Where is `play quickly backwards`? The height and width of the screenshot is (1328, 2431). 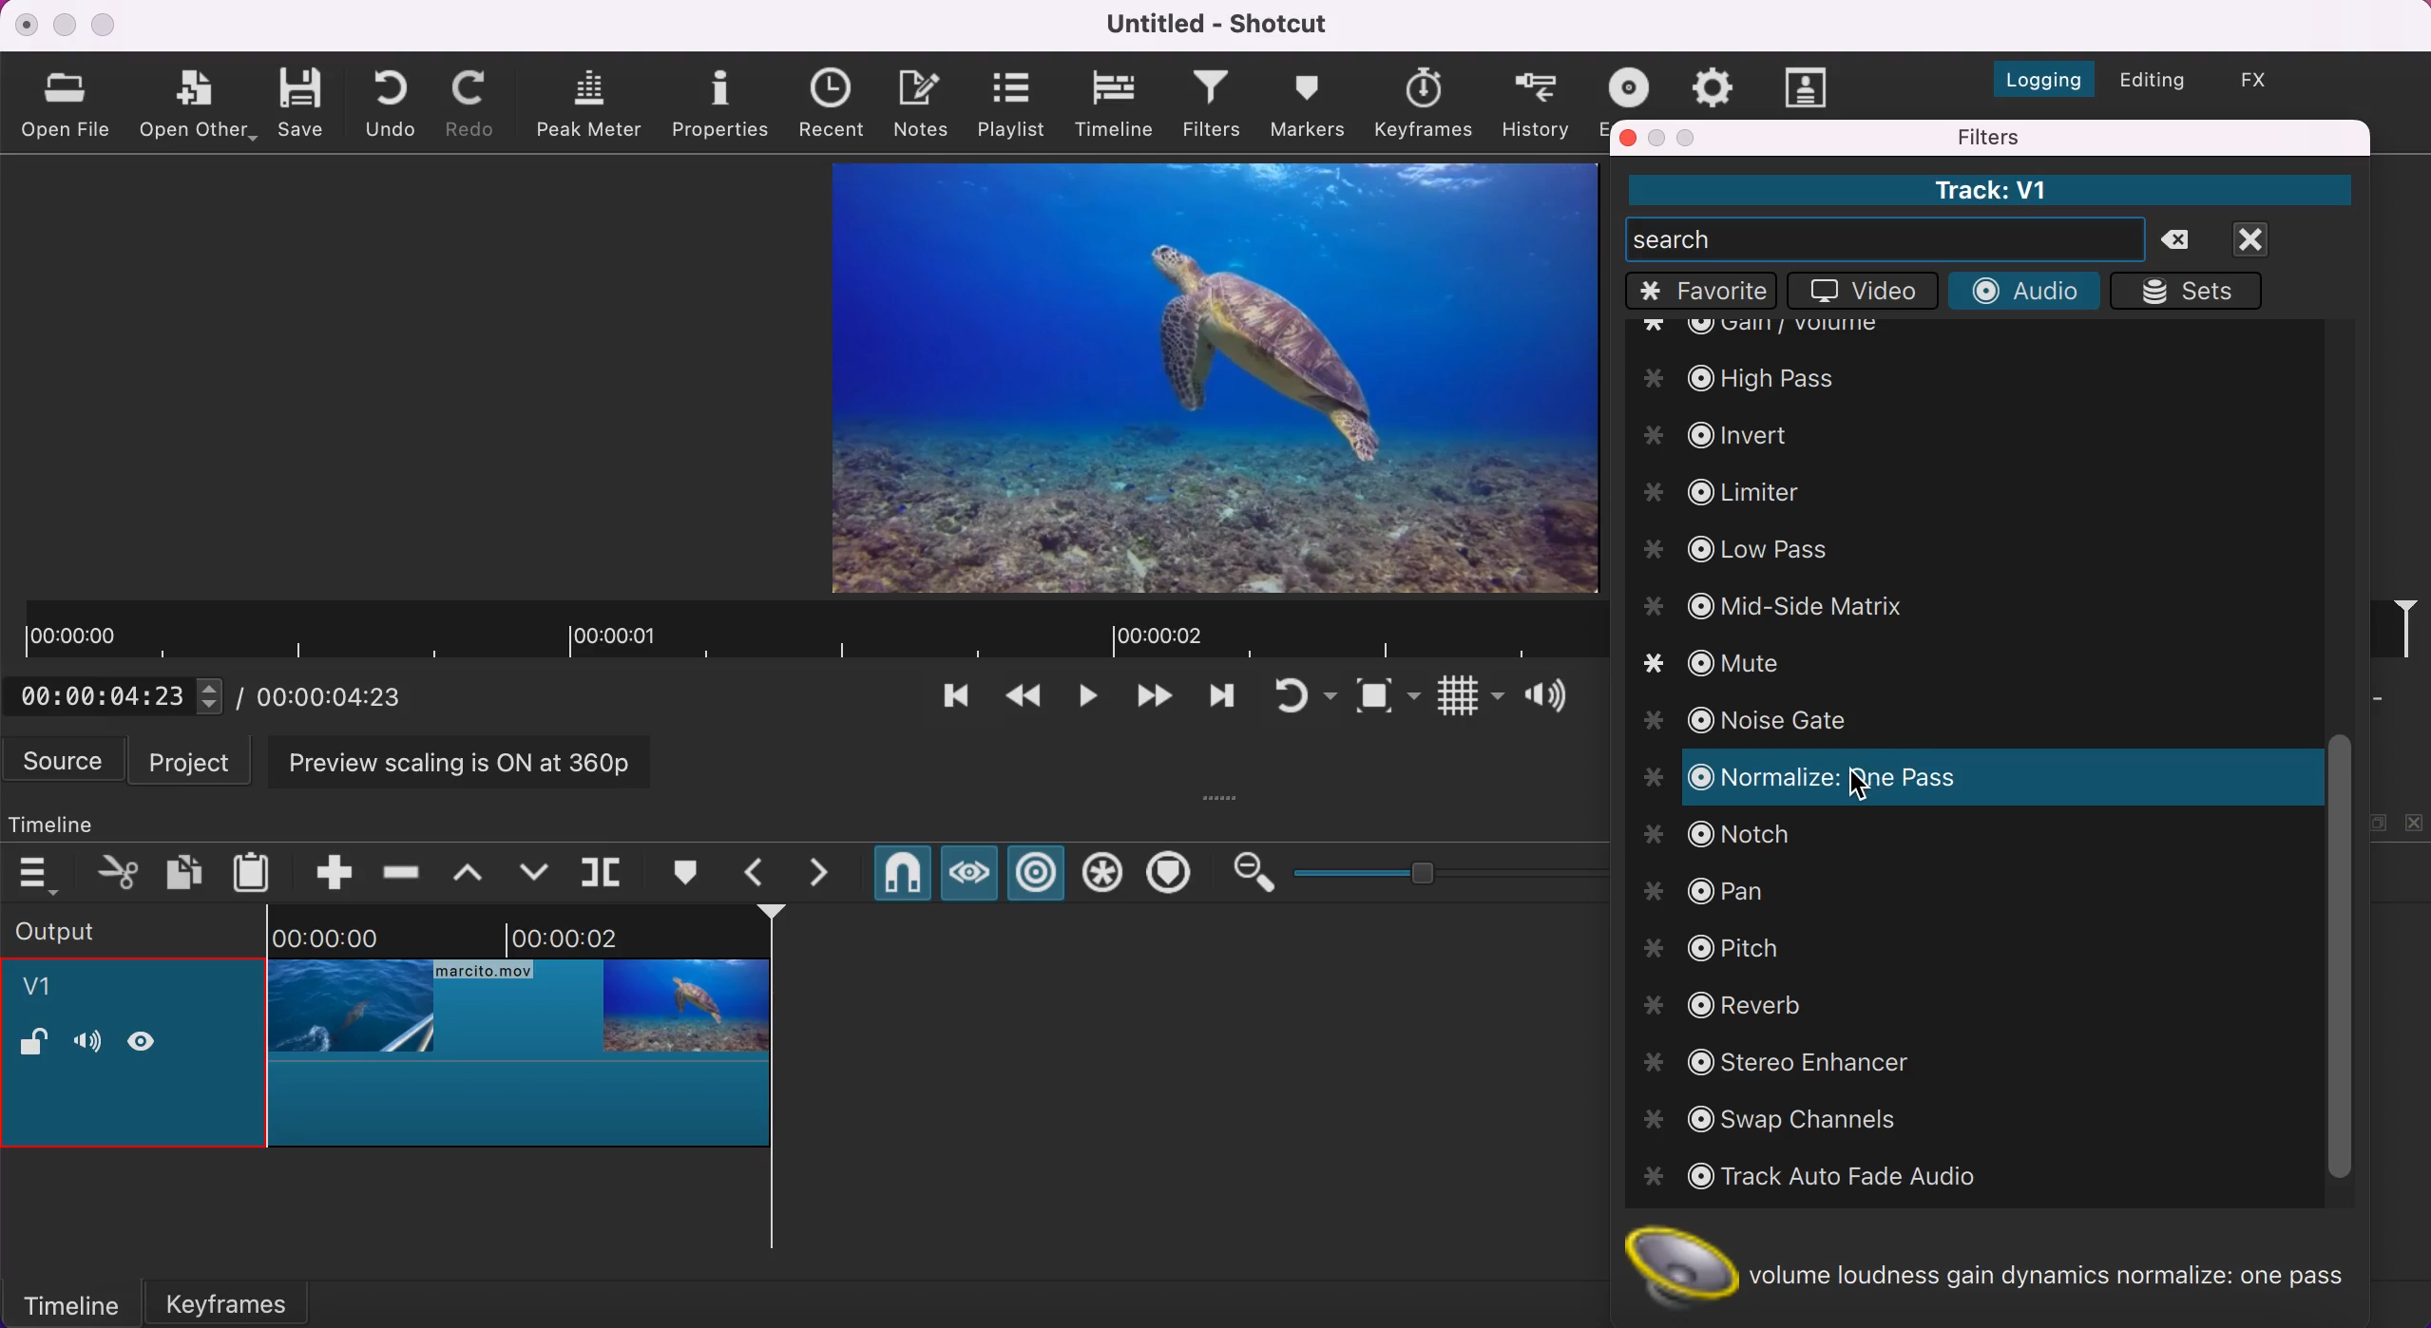 play quickly backwards is located at coordinates (1021, 701).